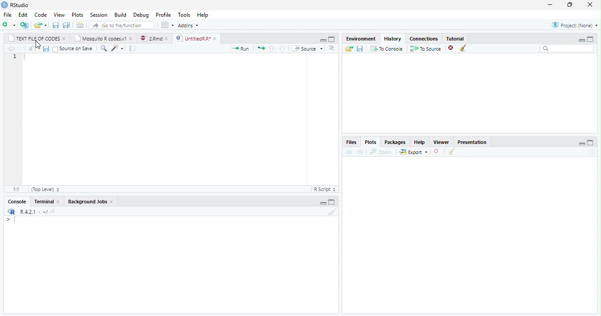 This screenshot has width=601, height=316. Describe the element at coordinates (282, 48) in the screenshot. I see `go to next section` at that location.